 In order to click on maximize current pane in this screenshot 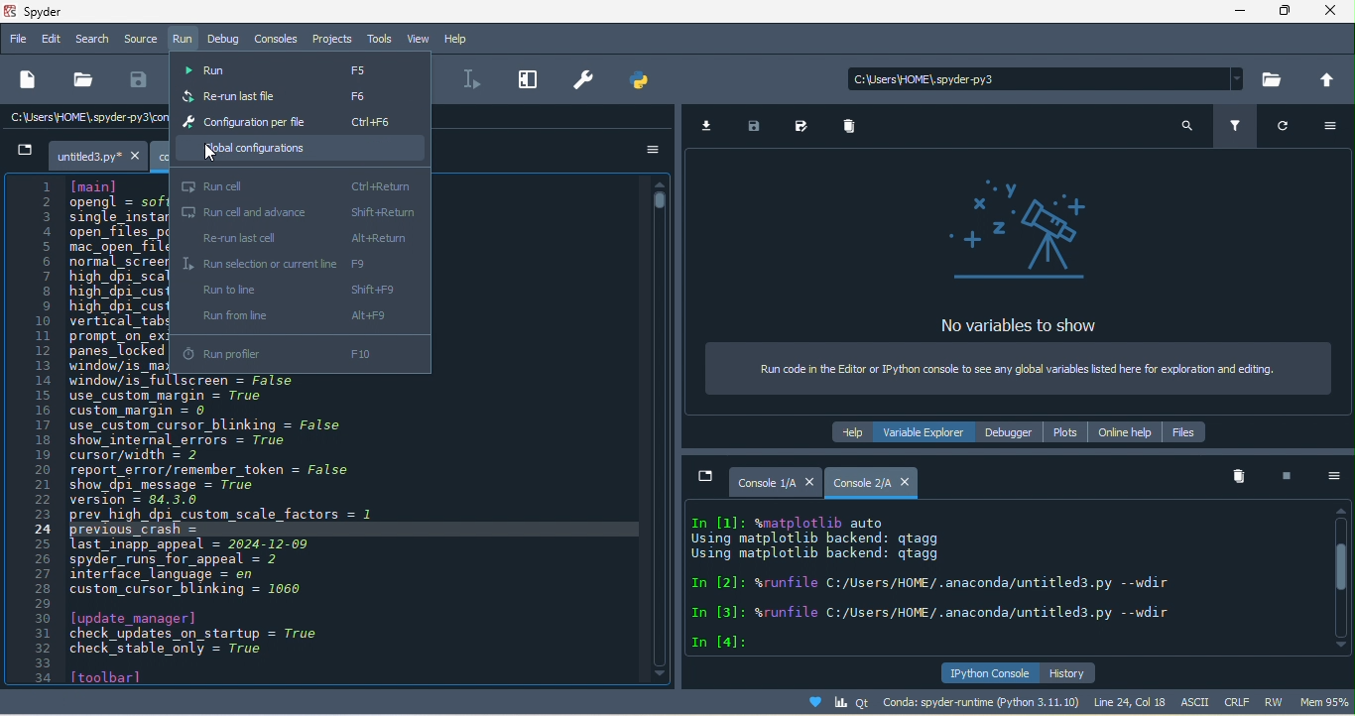, I will do `click(526, 80)`.